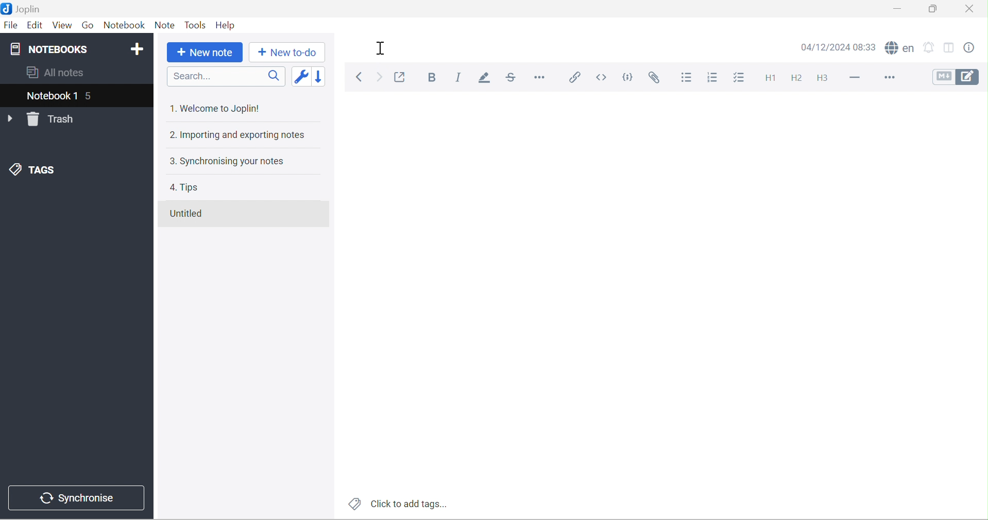 This screenshot has height=520, width=988. Describe the element at coordinates (219, 108) in the screenshot. I see `1. Welcome to Joplin!` at that location.